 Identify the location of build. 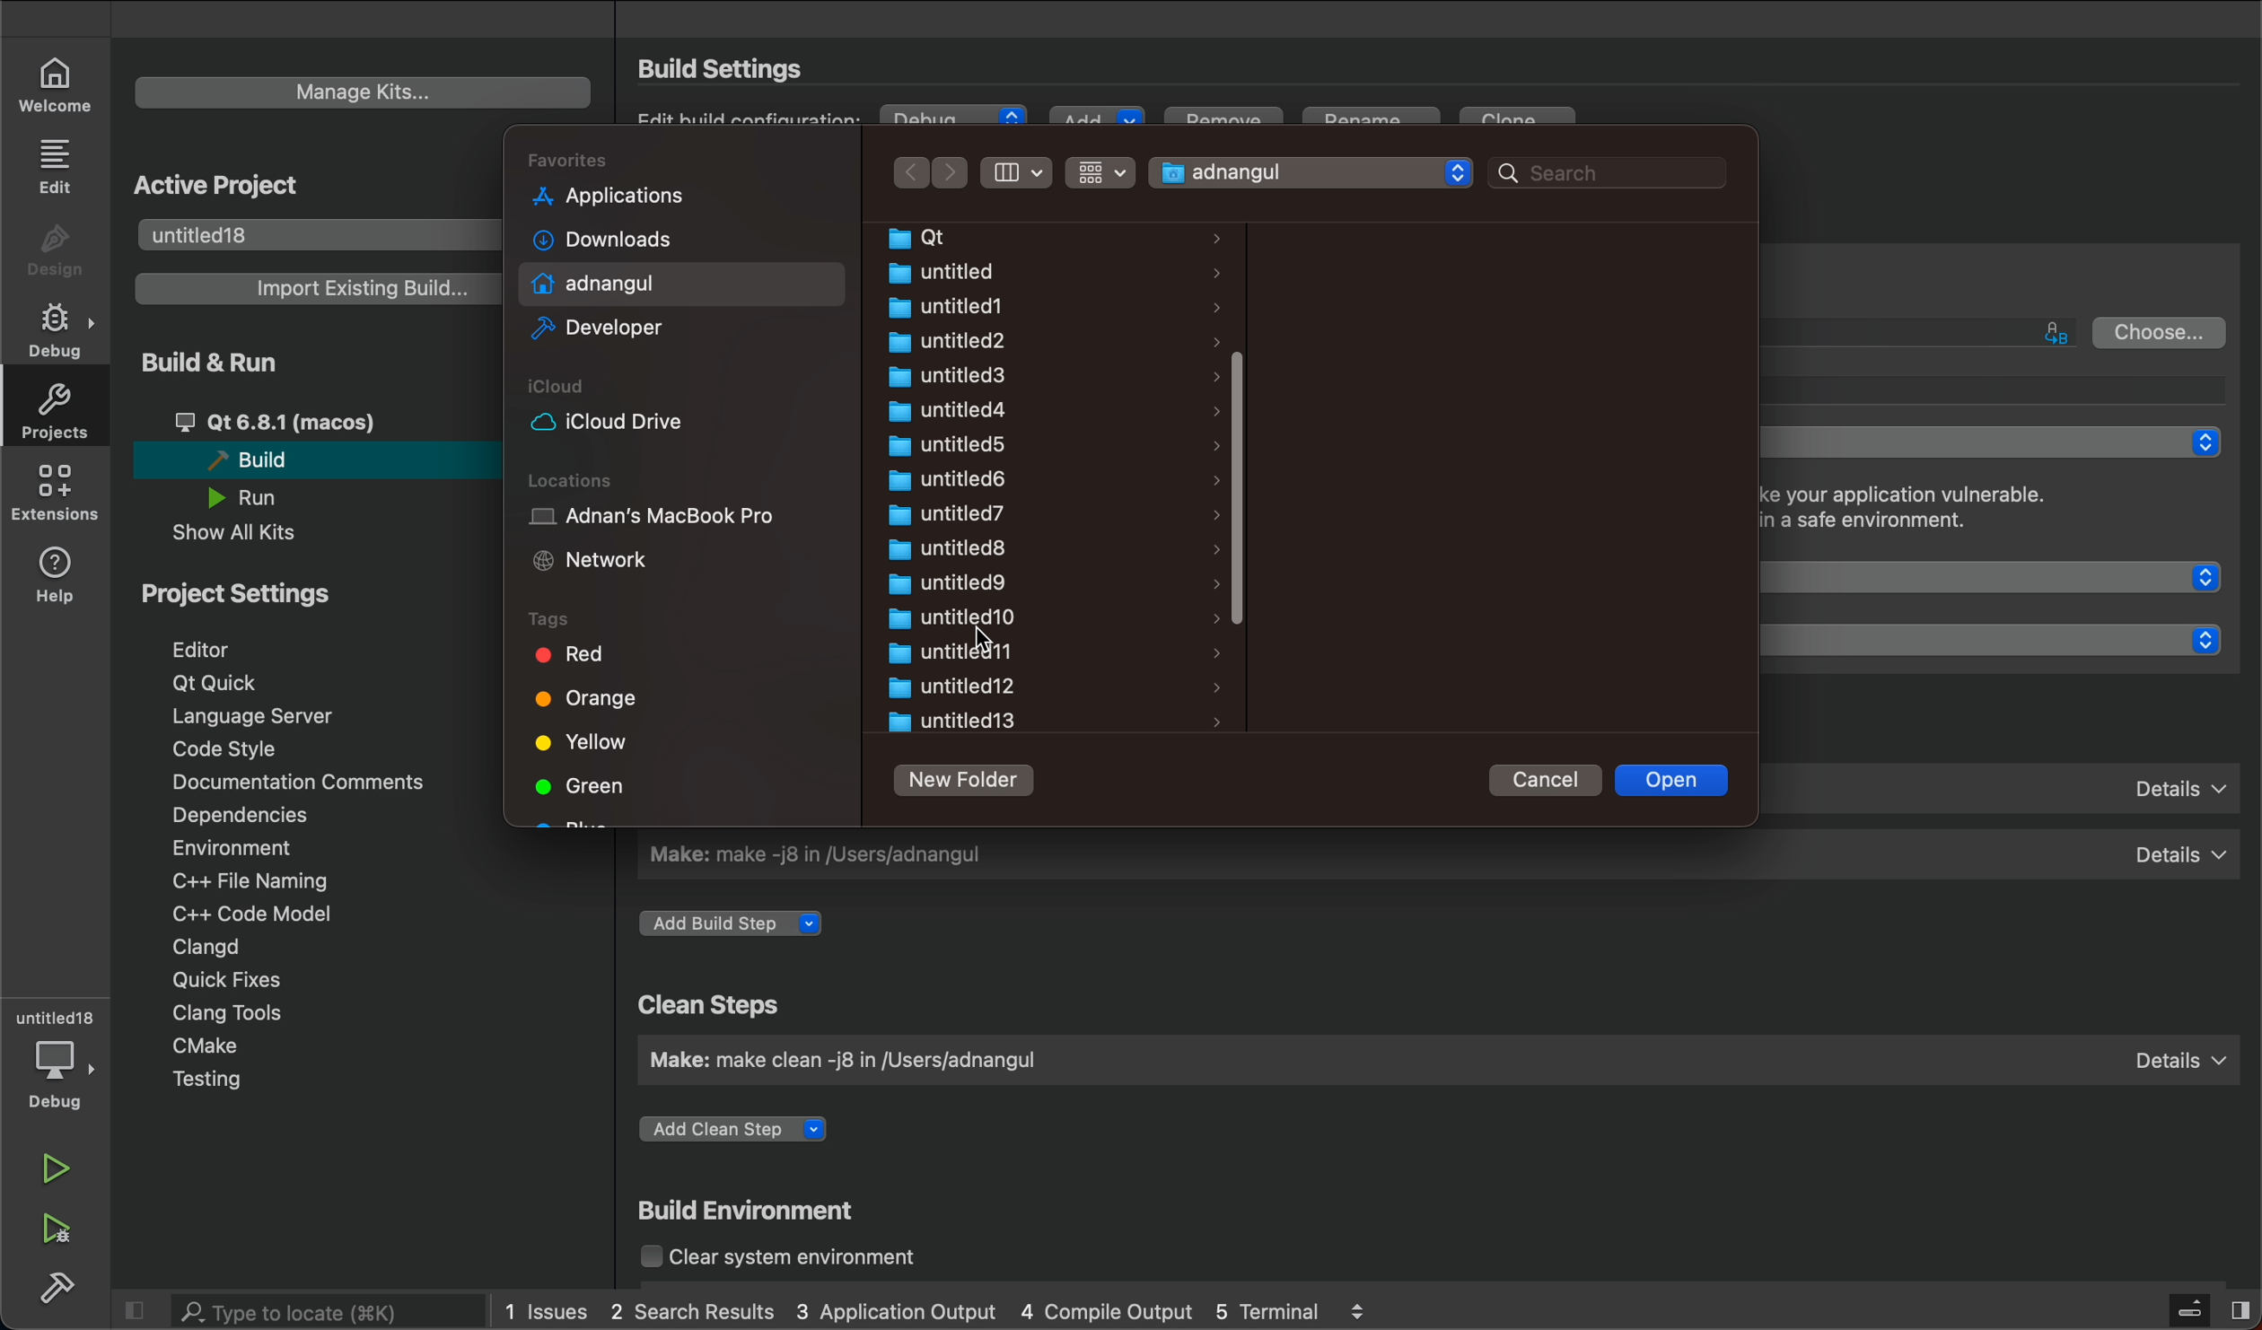
(319, 463).